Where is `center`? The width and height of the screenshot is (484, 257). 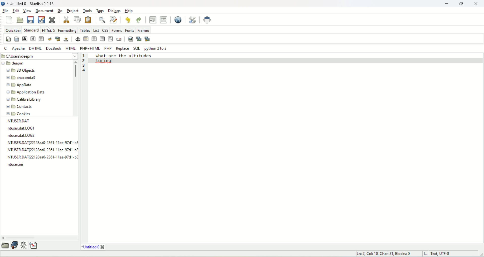
center is located at coordinates (94, 39).